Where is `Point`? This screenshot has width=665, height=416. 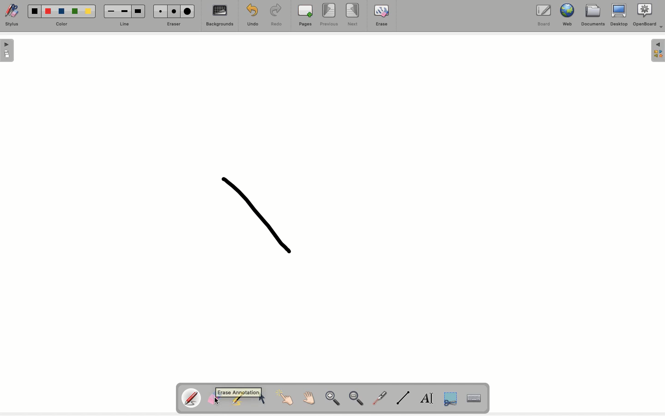 Point is located at coordinates (284, 397).